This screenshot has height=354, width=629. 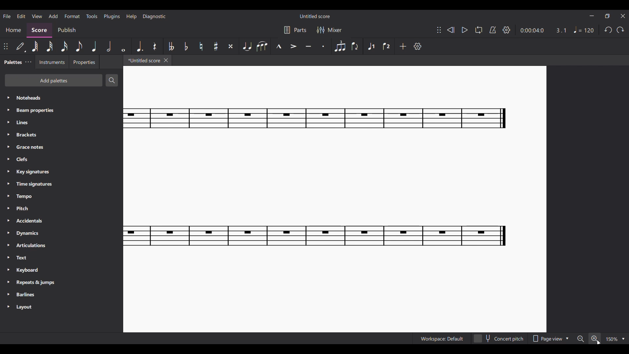 What do you see at coordinates (109, 46) in the screenshot?
I see `Half note` at bounding box center [109, 46].